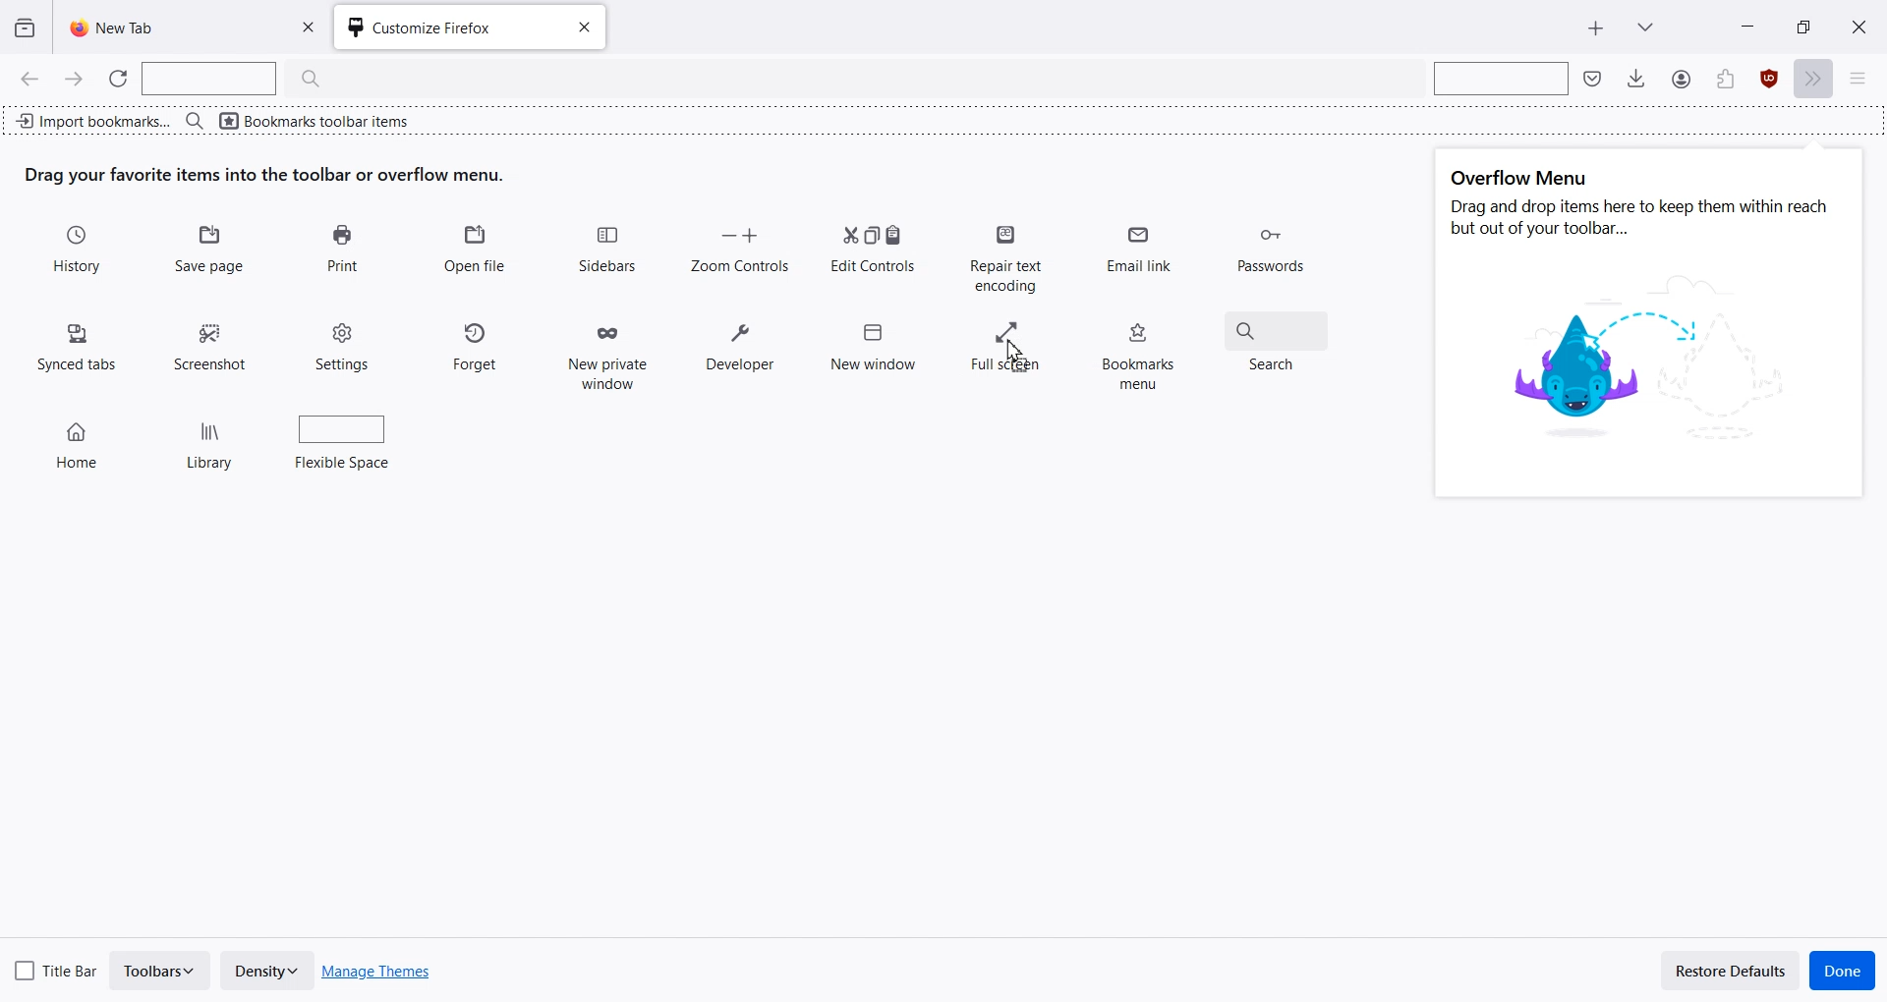 The height and width of the screenshot is (1002, 1887). I want to click on Search bar, so click(195, 120).